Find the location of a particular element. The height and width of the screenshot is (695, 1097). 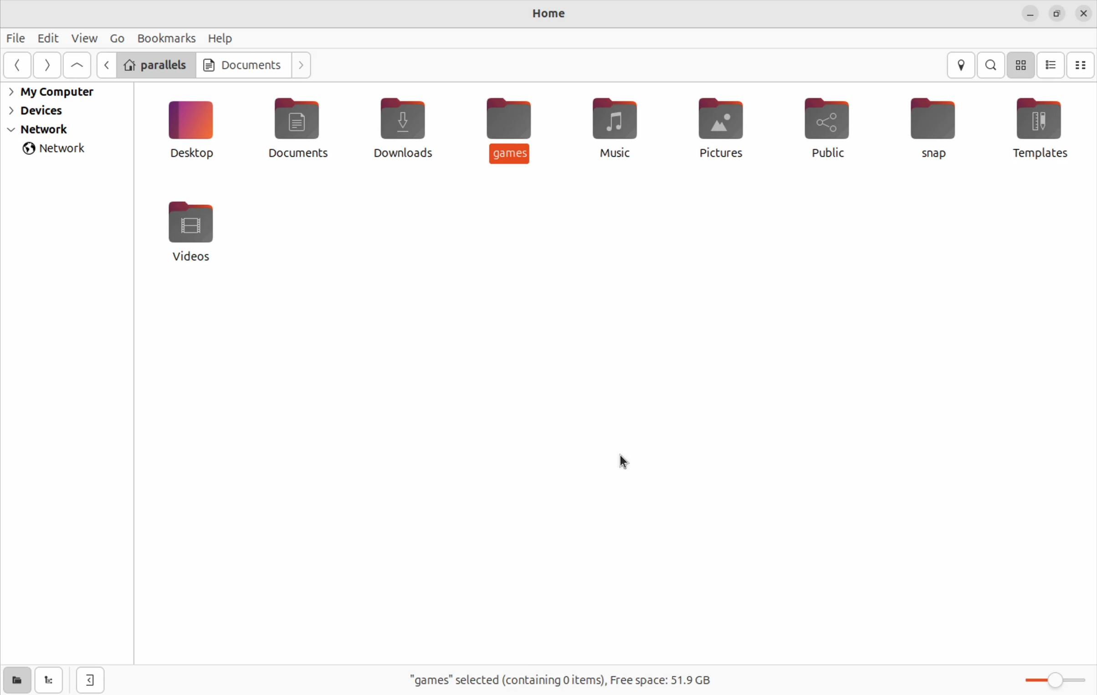

show tree view is located at coordinates (48, 680).